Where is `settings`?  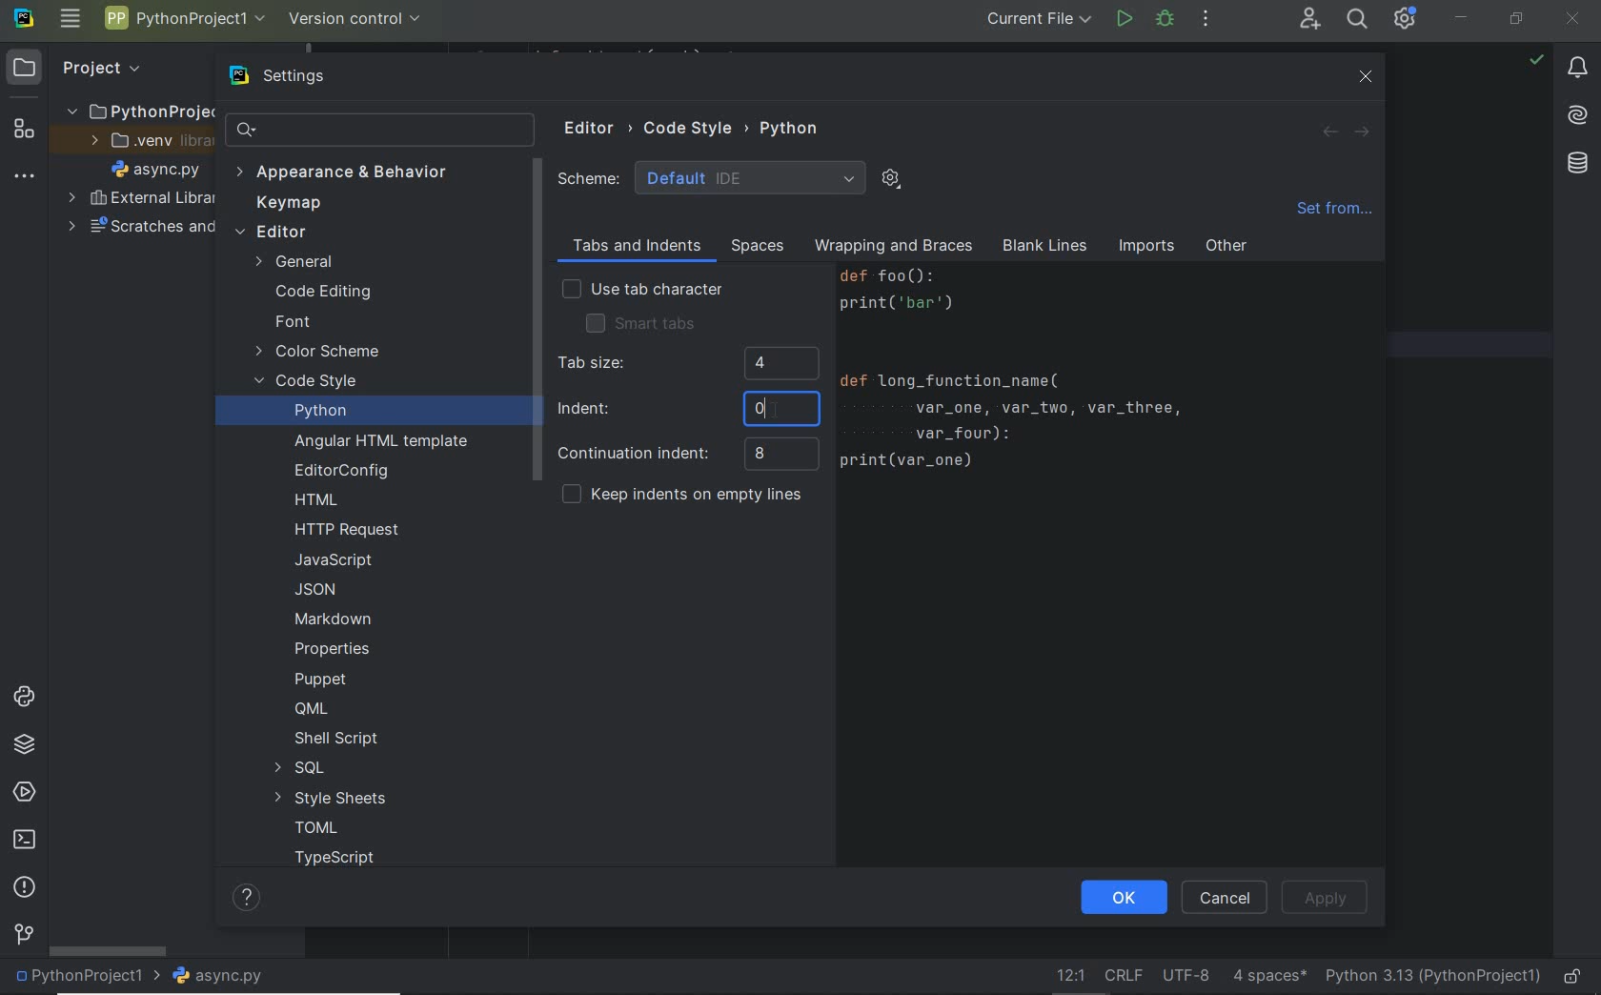 settings is located at coordinates (297, 77).